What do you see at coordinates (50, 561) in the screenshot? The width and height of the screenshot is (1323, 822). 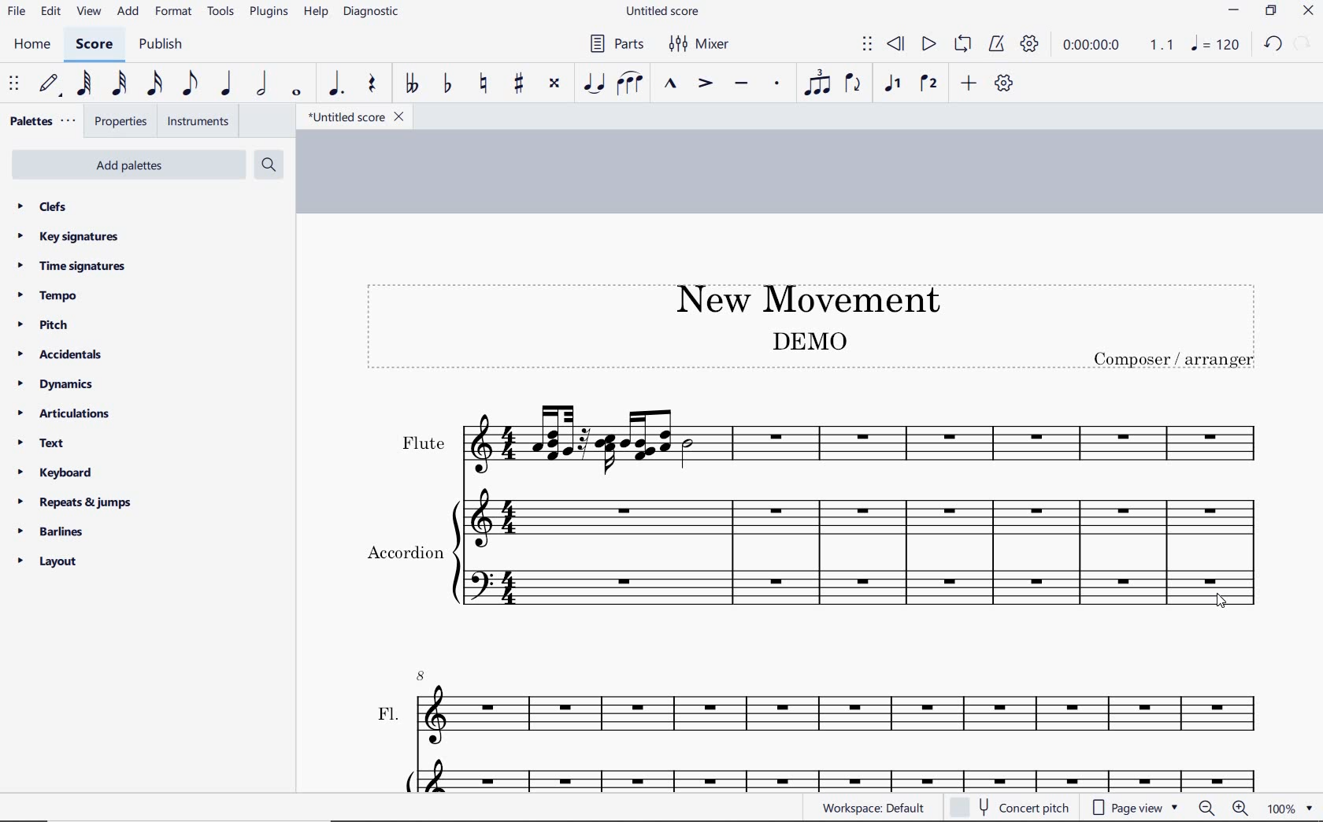 I see `layout` at bounding box center [50, 561].